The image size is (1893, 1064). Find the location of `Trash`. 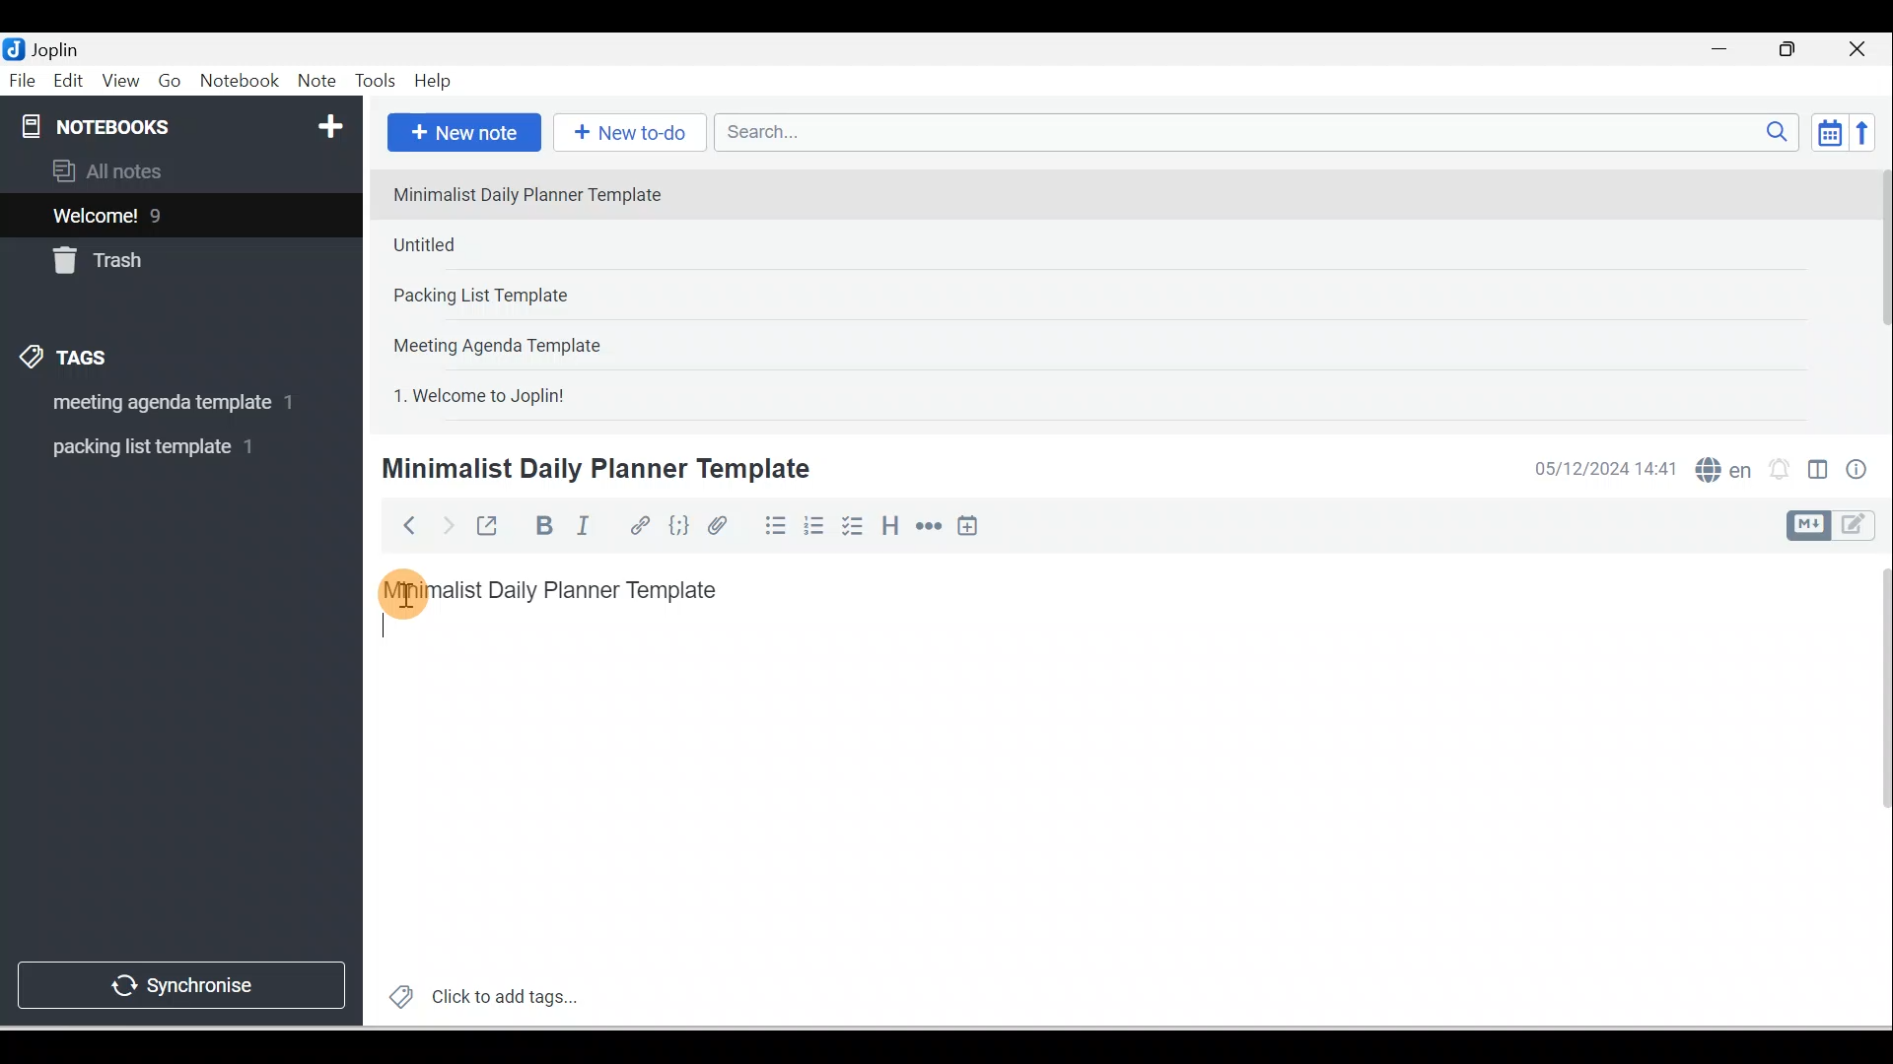

Trash is located at coordinates (145, 255).